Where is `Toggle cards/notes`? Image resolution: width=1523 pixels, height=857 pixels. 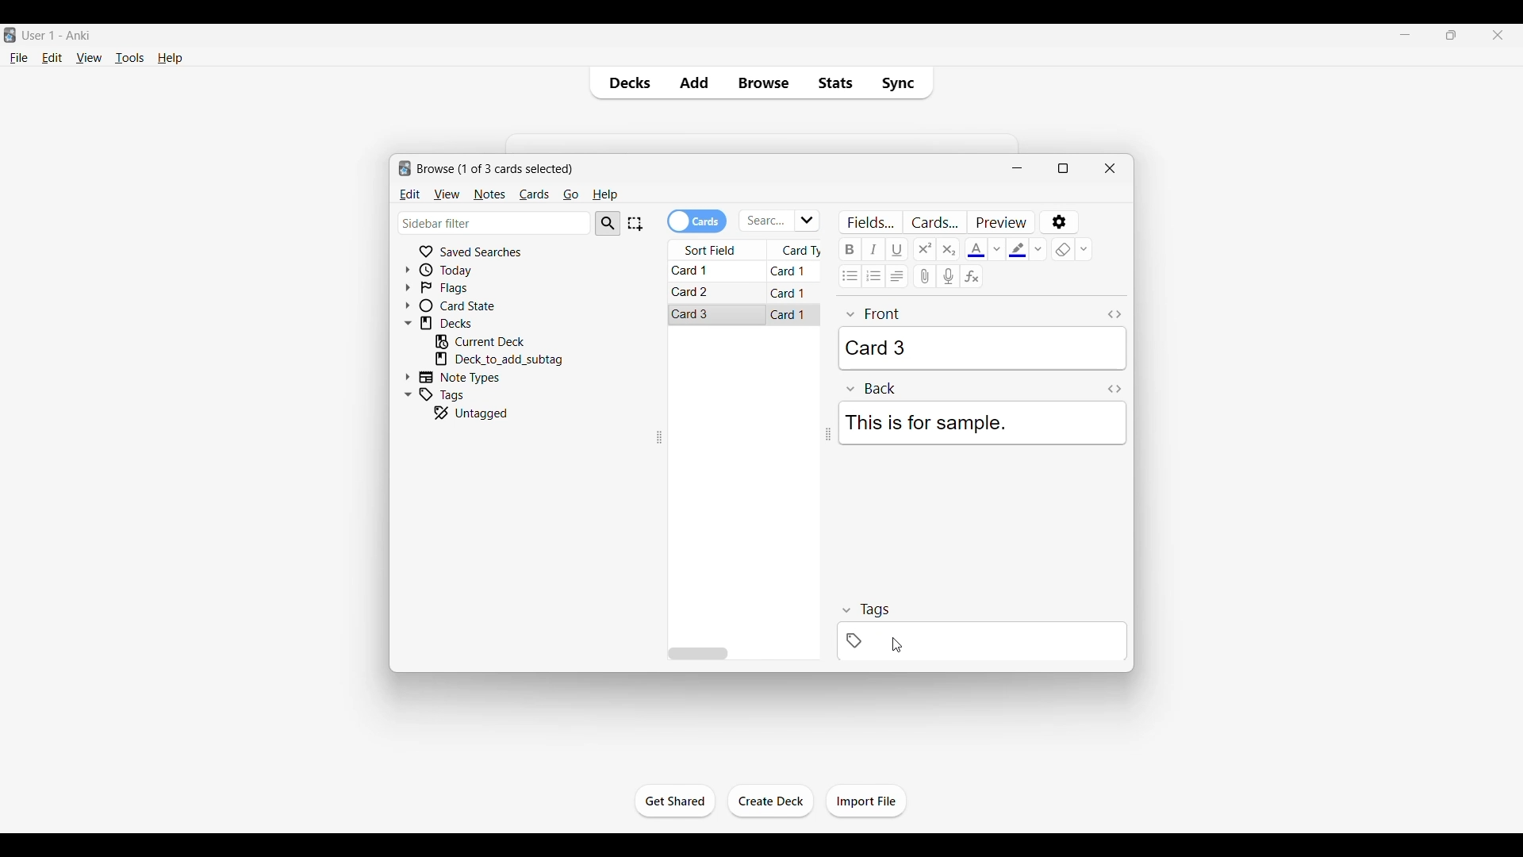 Toggle cards/notes is located at coordinates (696, 221).